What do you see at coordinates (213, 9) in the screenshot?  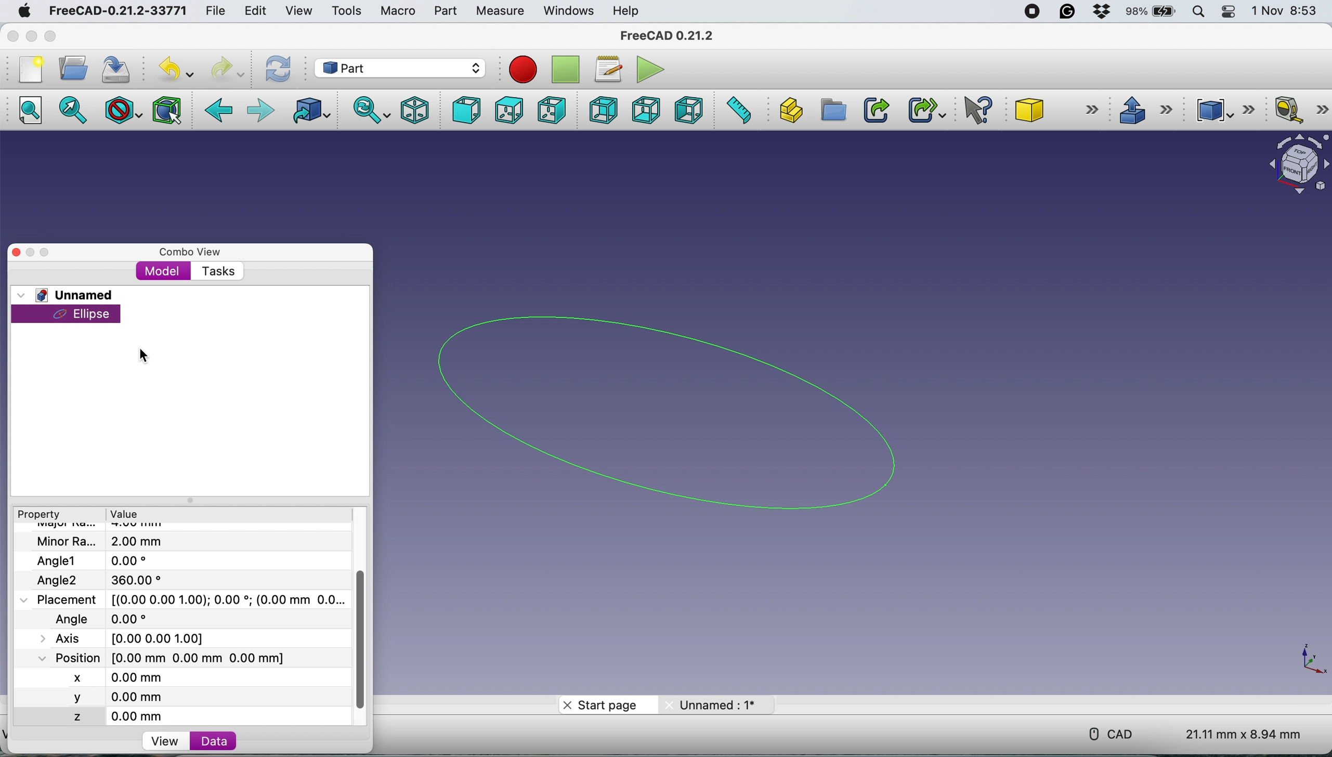 I see `file` at bounding box center [213, 9].